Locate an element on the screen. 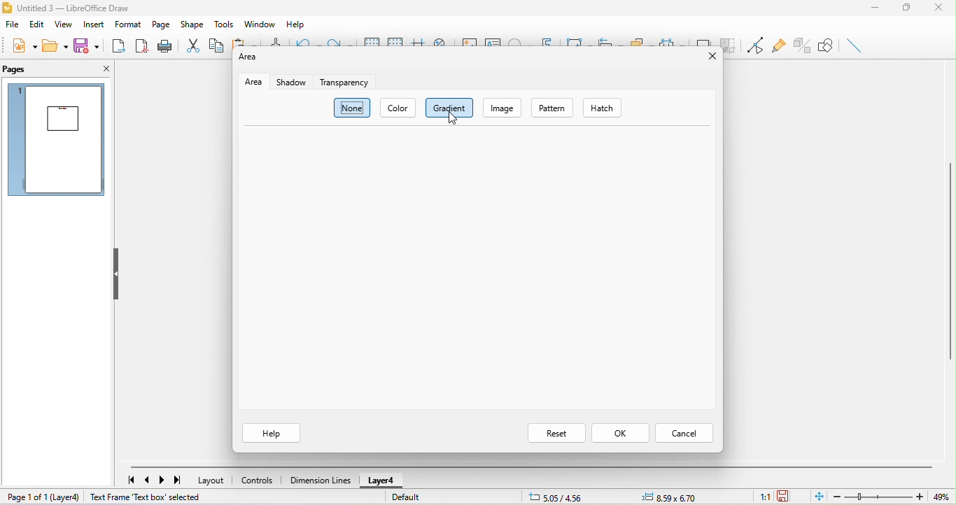 The width and height of the screenshot is (956, 505). shadow is located at coordinates (292, 81).